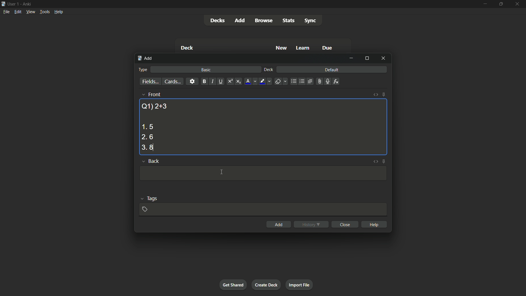  Describe the element at coordinates (154, 106) in the screenshot. I see `question` at that location.